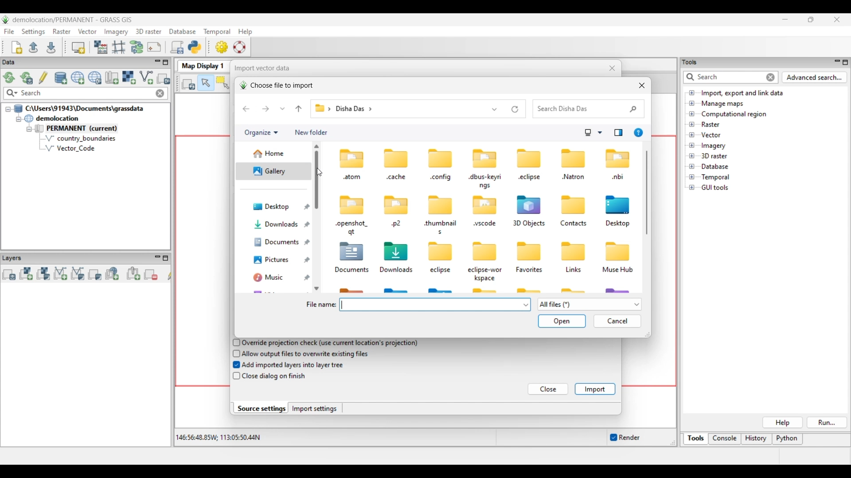 The width and height of the screenshot is (851, 478). What do you see at coordinates (311, 133) in the screenshot?
I see `Add new folder` at bounding box center [311, 133].